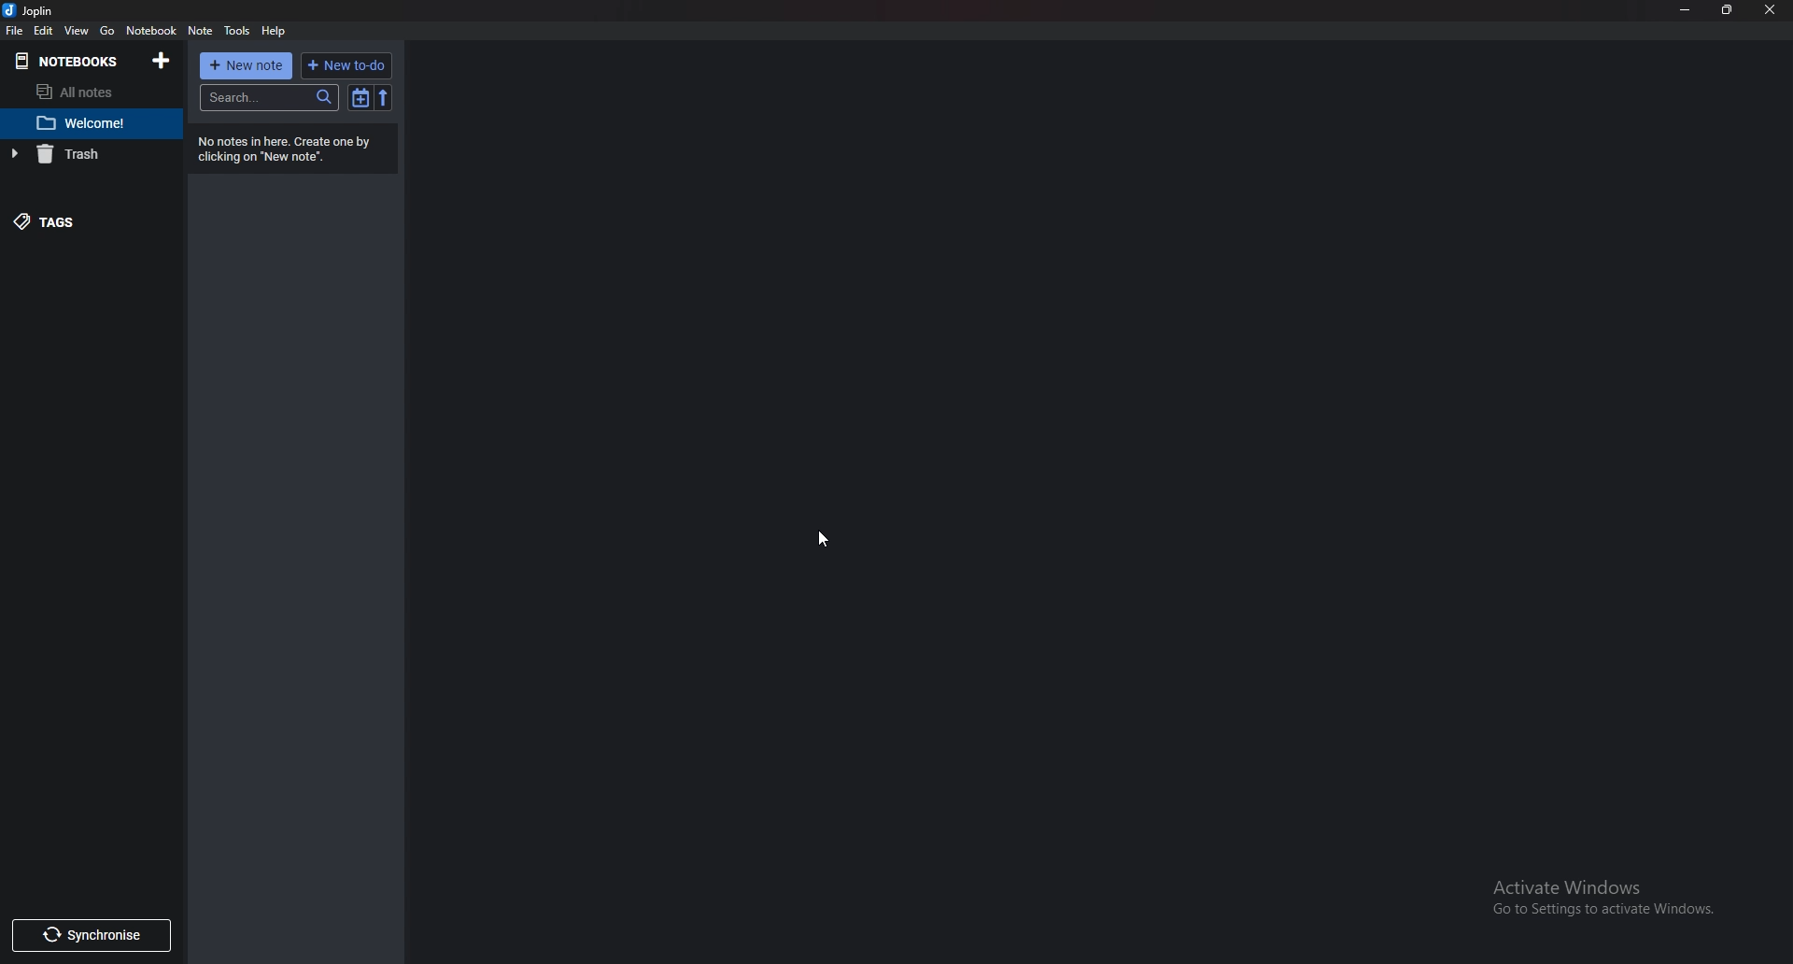 The height and width of the screenshot is (964, 1793). Describe the element at coordinates (268, 98) in the screenshot. I see `Search` at that location.